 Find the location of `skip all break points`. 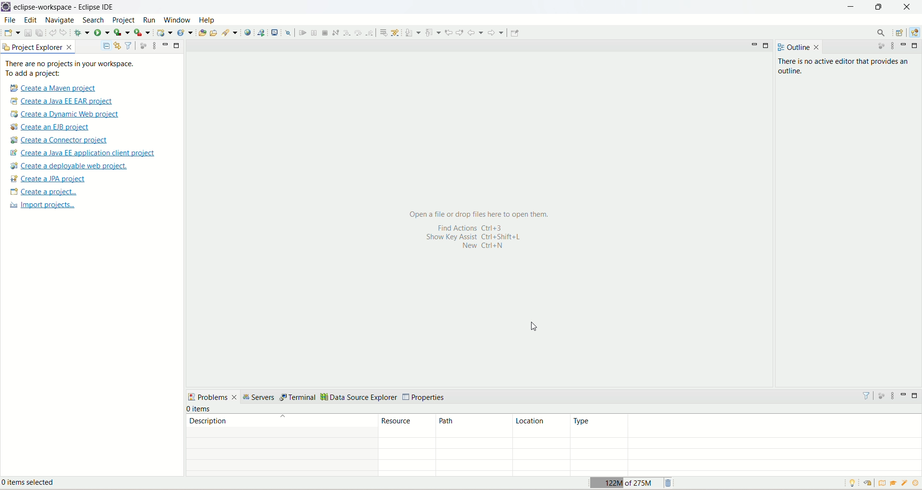

skip all break points is located at coordinates (288, 32).